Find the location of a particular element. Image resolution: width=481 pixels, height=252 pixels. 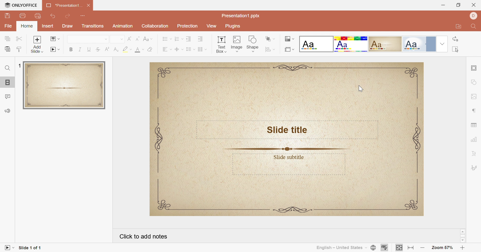

Align Text to Middle is located at coordinates (178, 49).